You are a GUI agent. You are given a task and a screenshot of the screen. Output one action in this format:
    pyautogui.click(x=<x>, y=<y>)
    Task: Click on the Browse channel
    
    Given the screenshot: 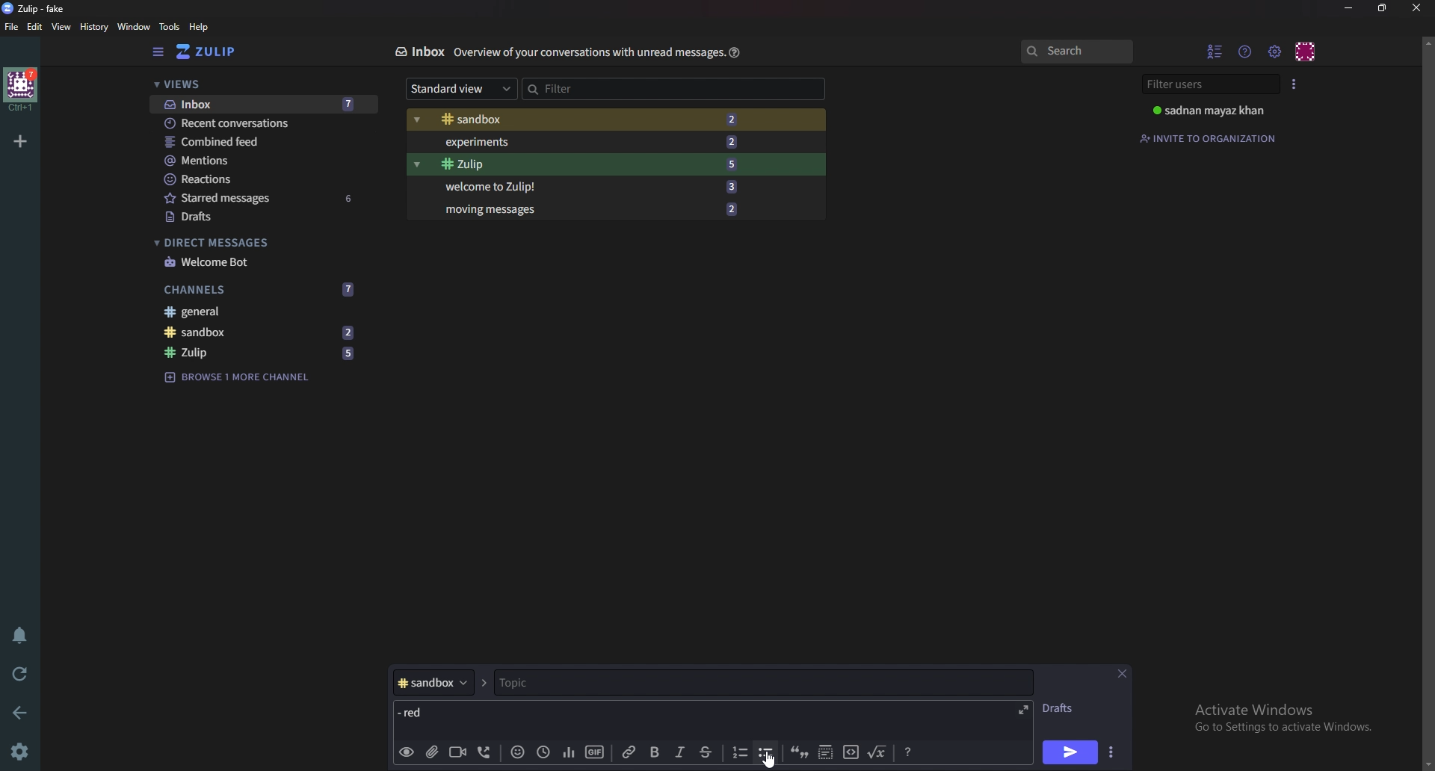 What is the action you would take?
    pyautogui.click(x=238, y=376)
    